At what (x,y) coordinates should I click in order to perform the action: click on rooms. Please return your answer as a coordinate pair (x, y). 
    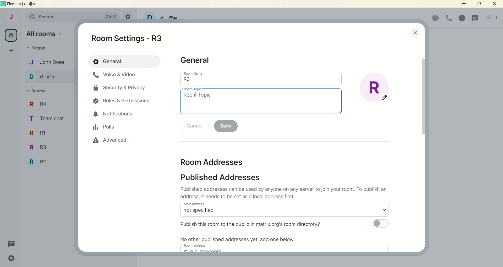
    Looking at the image, I should click on (36, 91).